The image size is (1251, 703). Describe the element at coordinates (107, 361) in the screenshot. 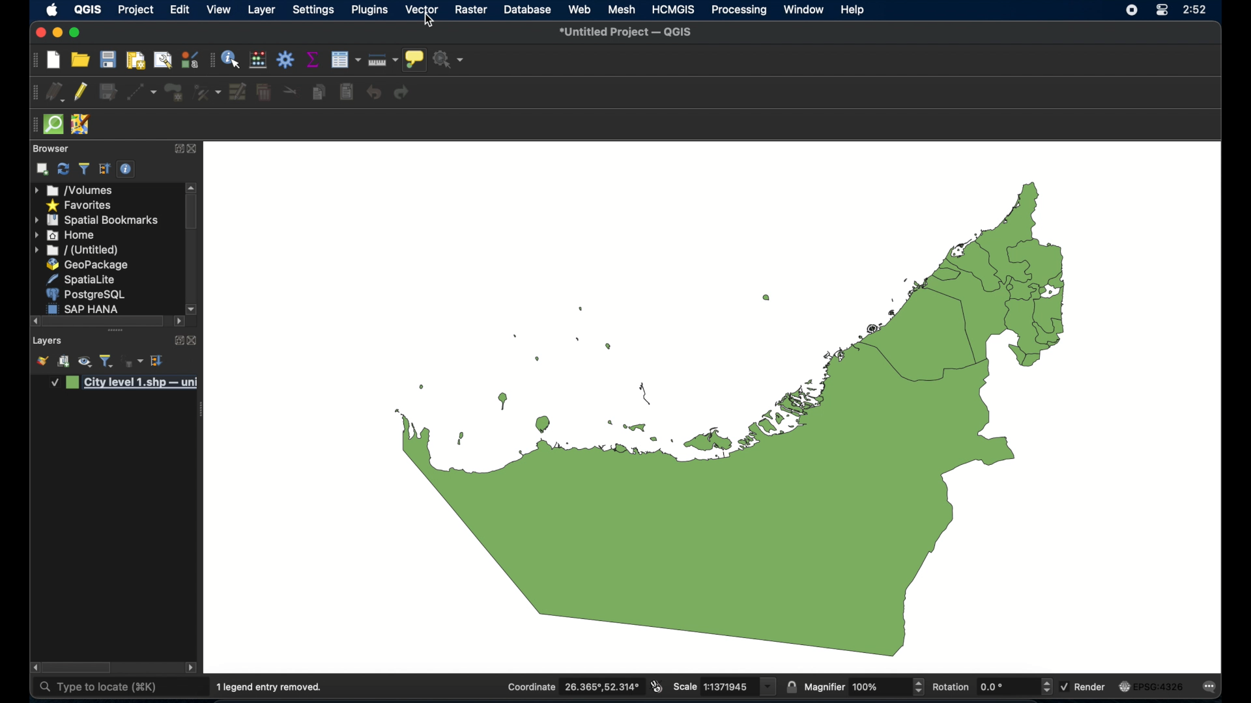

I see `filter legend` at that location.